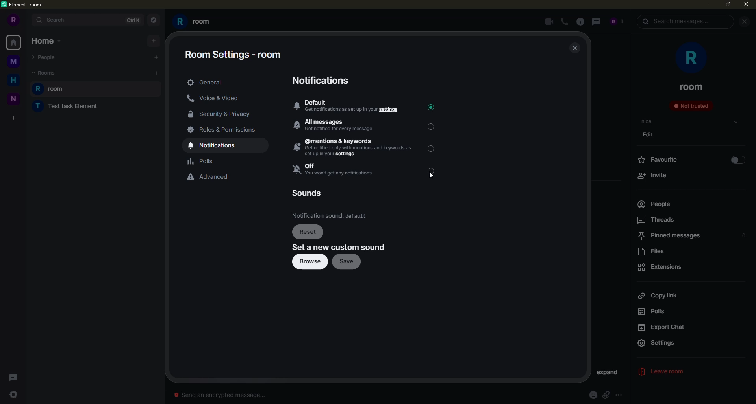 The width and height of the screenshot is (756, 404). Describe the element at coordinates (676, 22) in the screenshot. I see `search` at that location.